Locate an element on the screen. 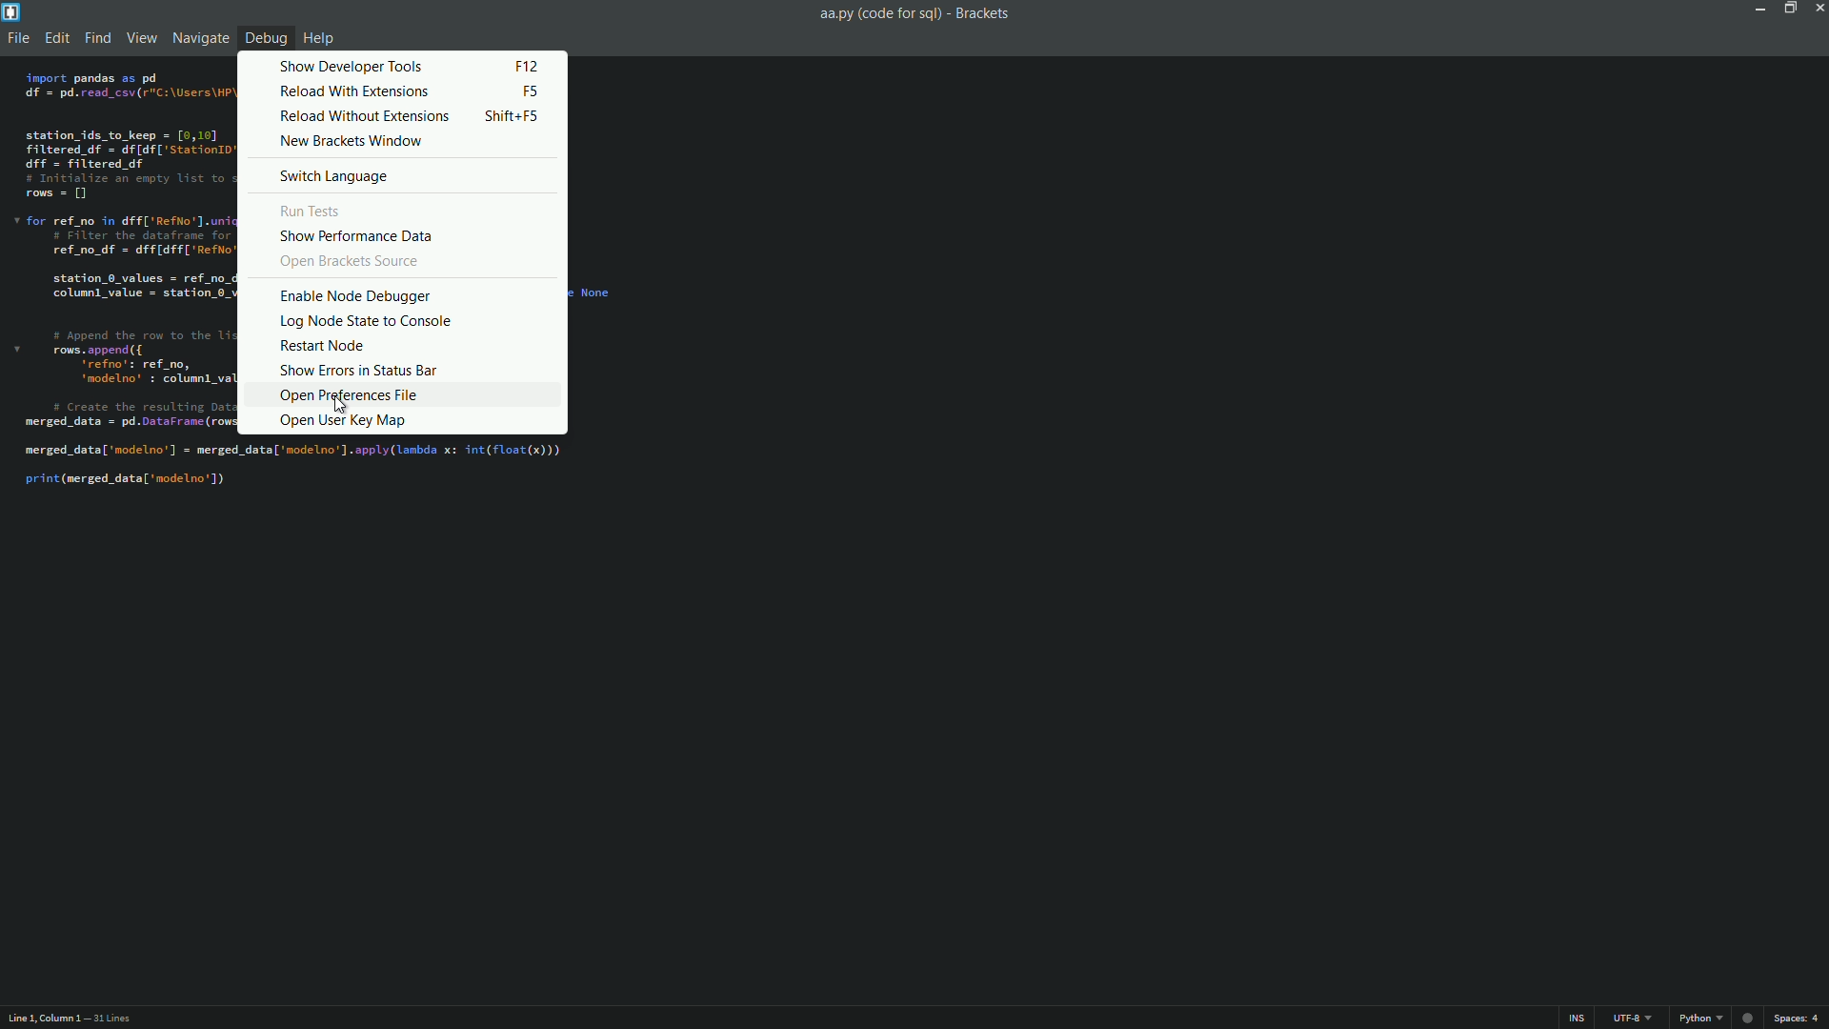 This screenshot has height=1029, width=1829. keyboard shortcut is located at coordinates (512, 116).